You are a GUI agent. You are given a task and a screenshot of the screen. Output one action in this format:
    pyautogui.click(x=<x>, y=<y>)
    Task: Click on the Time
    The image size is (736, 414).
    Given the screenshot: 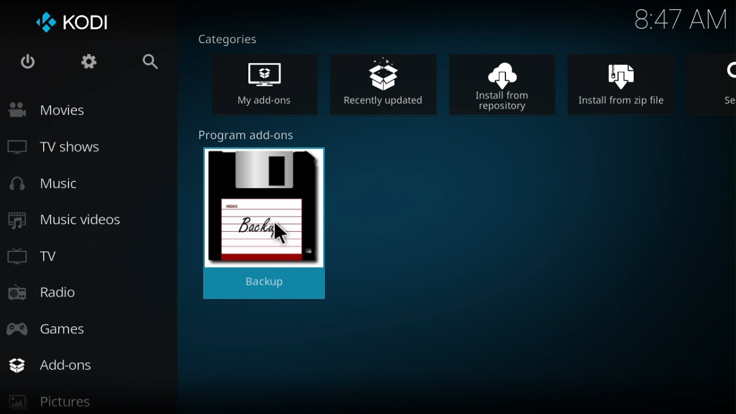 What is the action you would take?
    pyautogui.click(x=680, y=21)
    